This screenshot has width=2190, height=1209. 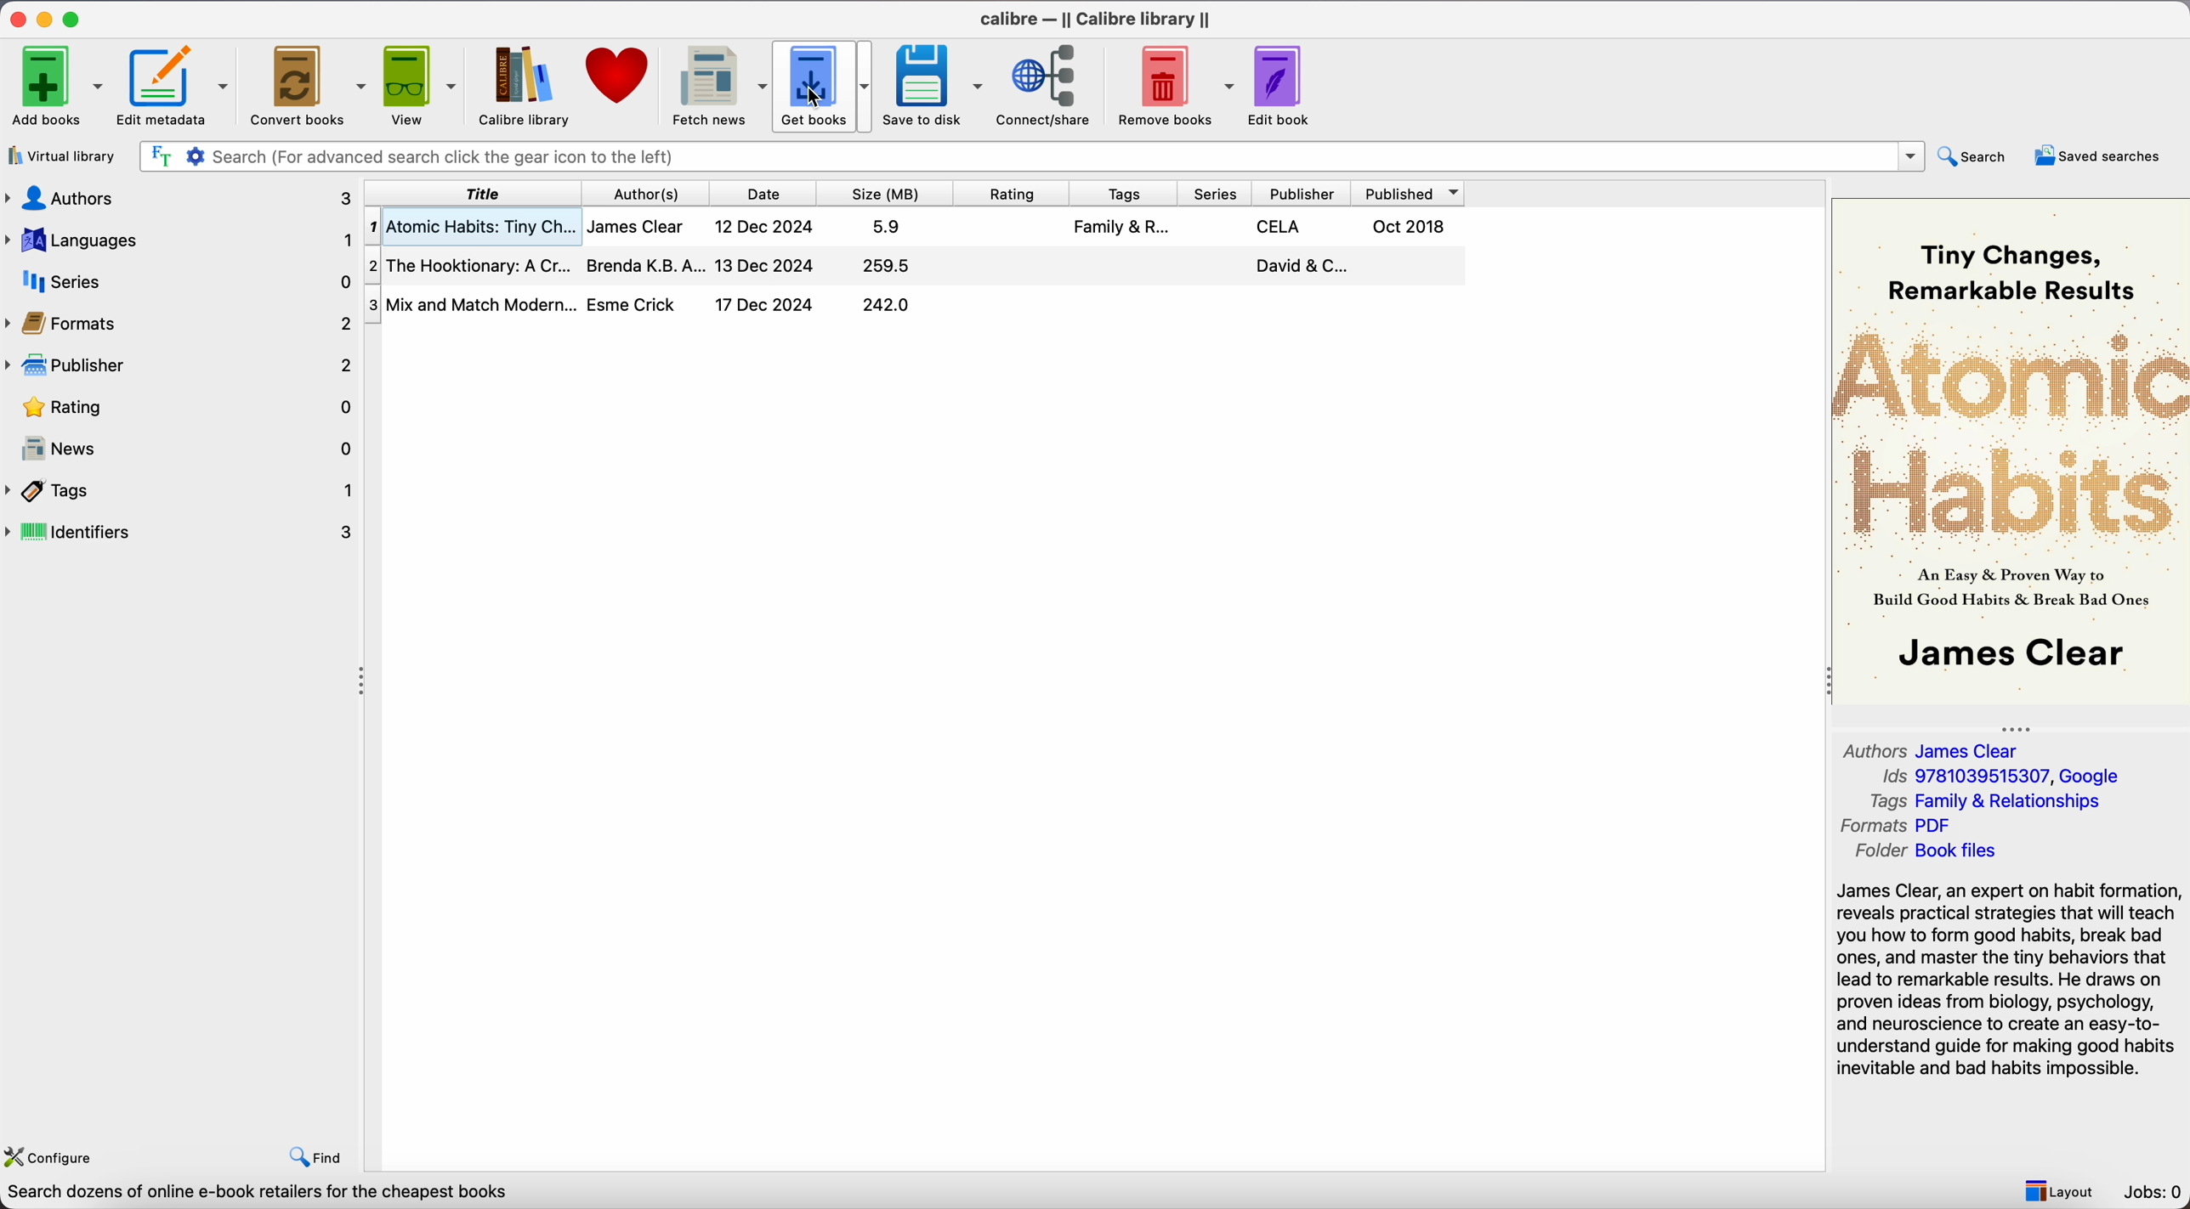 What do you see at coordinates (179, 282) in the screenshot?
I see `series` at bounding box center [179, 282].